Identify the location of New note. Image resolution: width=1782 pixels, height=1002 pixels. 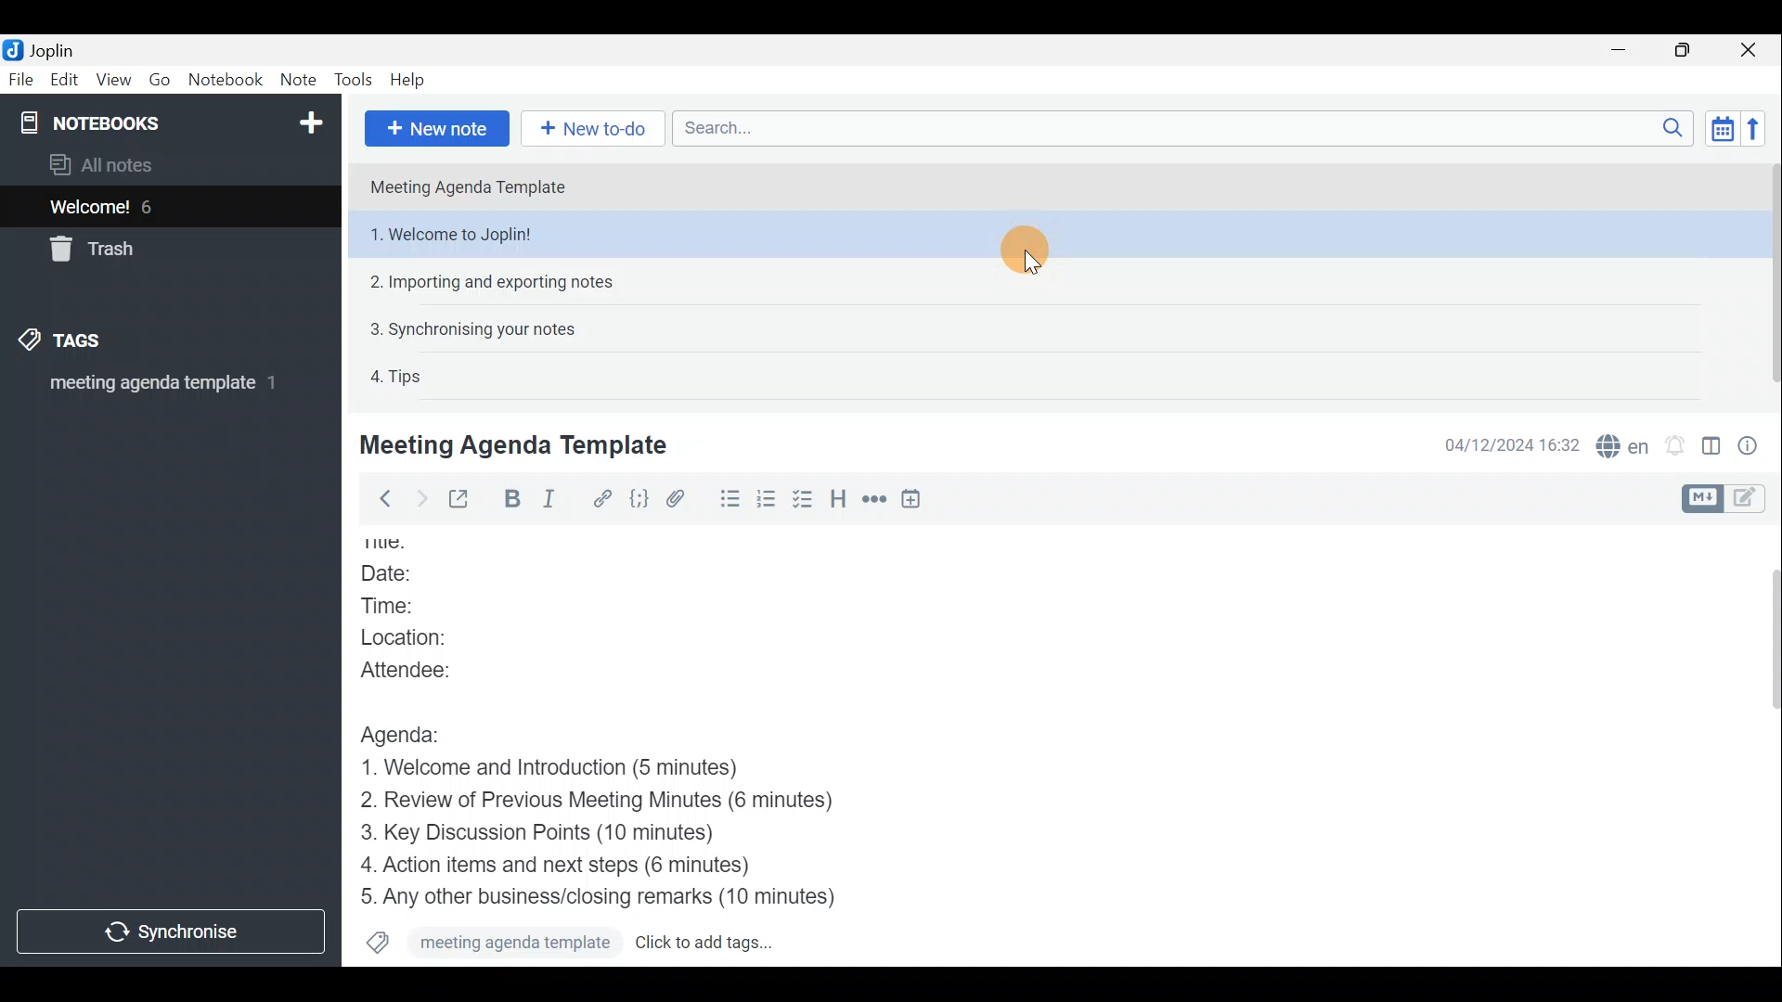
(437, 129).